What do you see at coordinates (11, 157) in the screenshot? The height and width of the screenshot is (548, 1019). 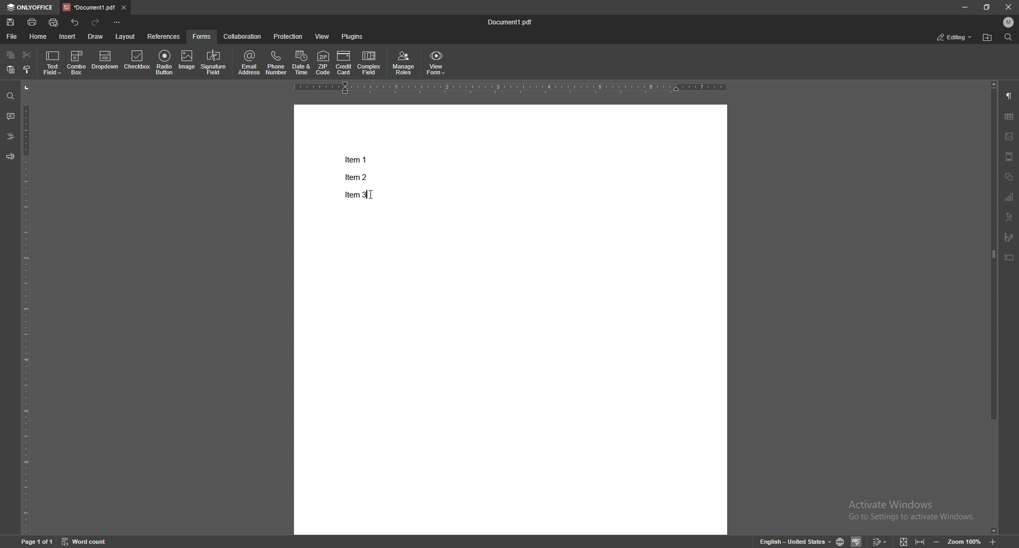 I see `feedback` at bounding box center [11, 157].